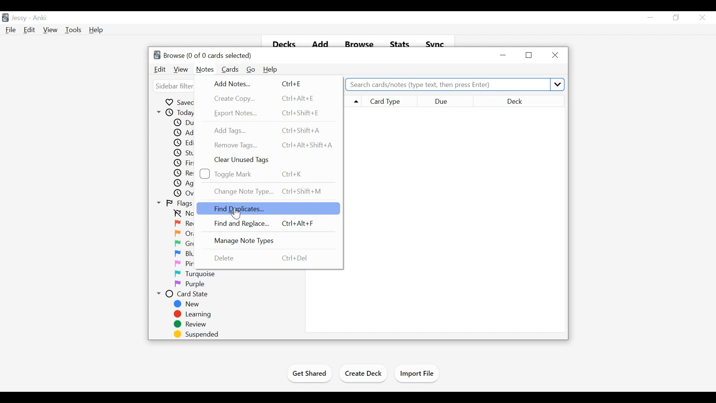 The image size is (716, 403). What do you see at coordinates (436, 43) in the screenshot?
I see `Sync` at bounding box center [436, 43].